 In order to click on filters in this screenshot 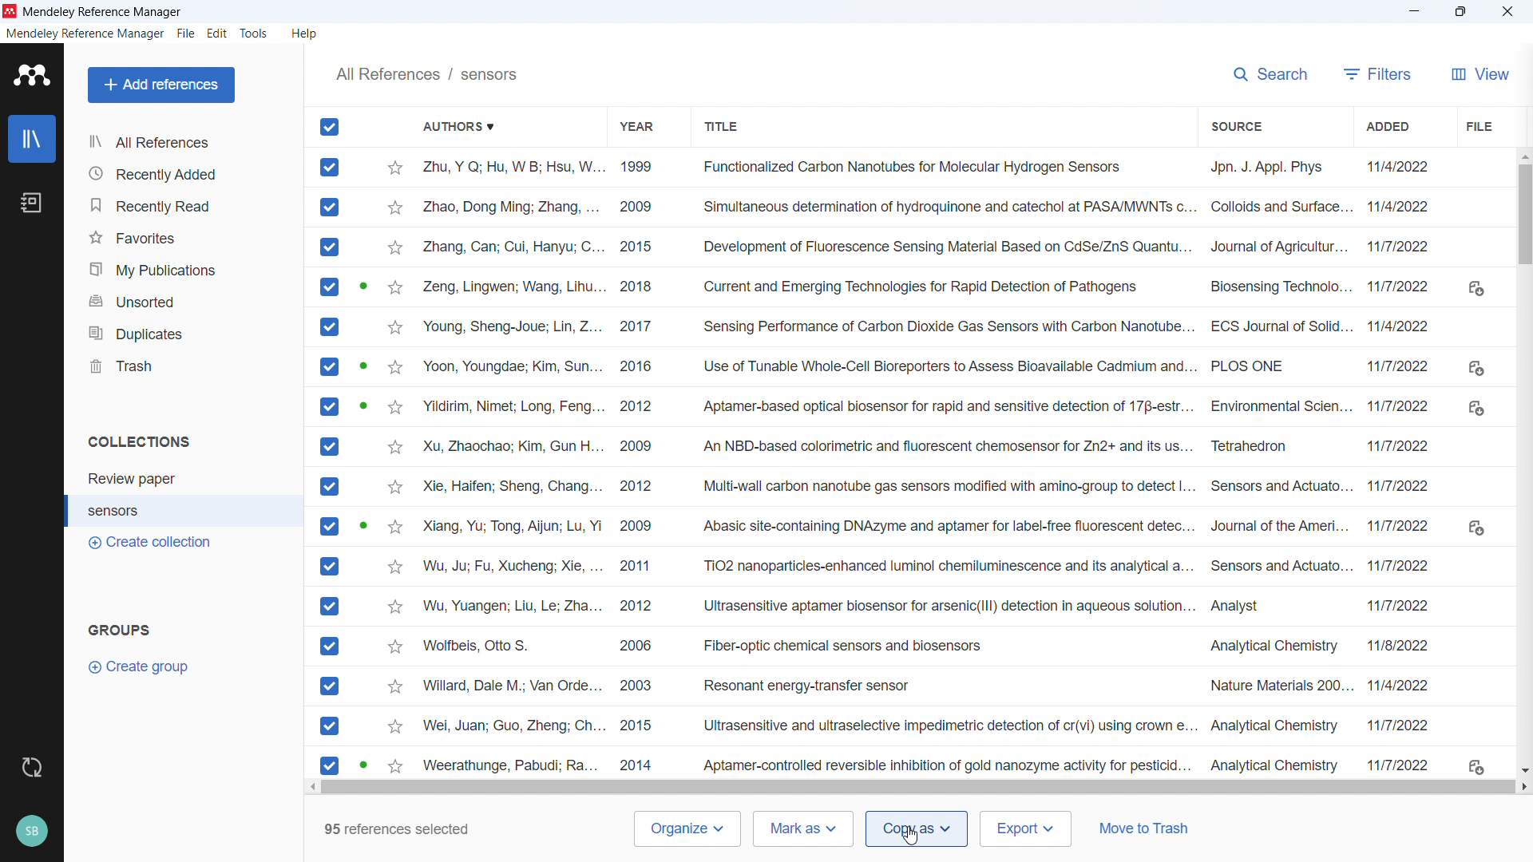, I will do `click(1378, 74)`.